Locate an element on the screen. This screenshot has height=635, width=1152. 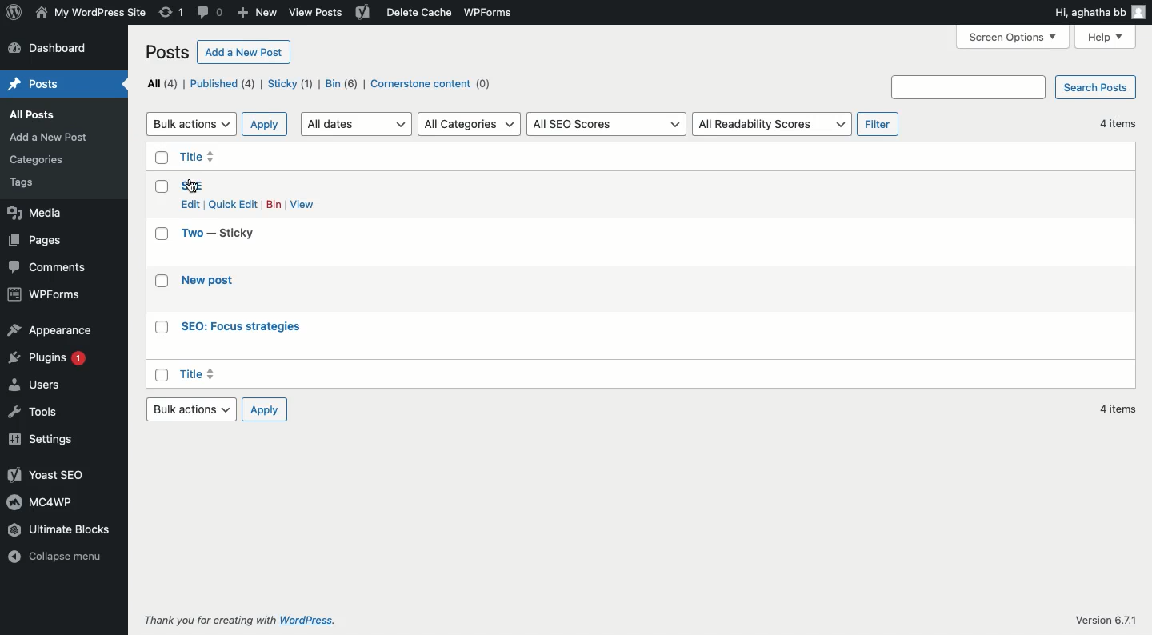
Search posts is located at coordinates (1014, 87).